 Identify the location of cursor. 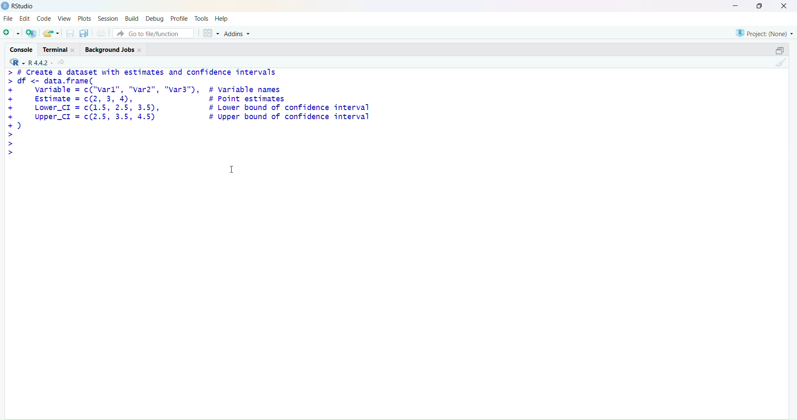
(232, 170).